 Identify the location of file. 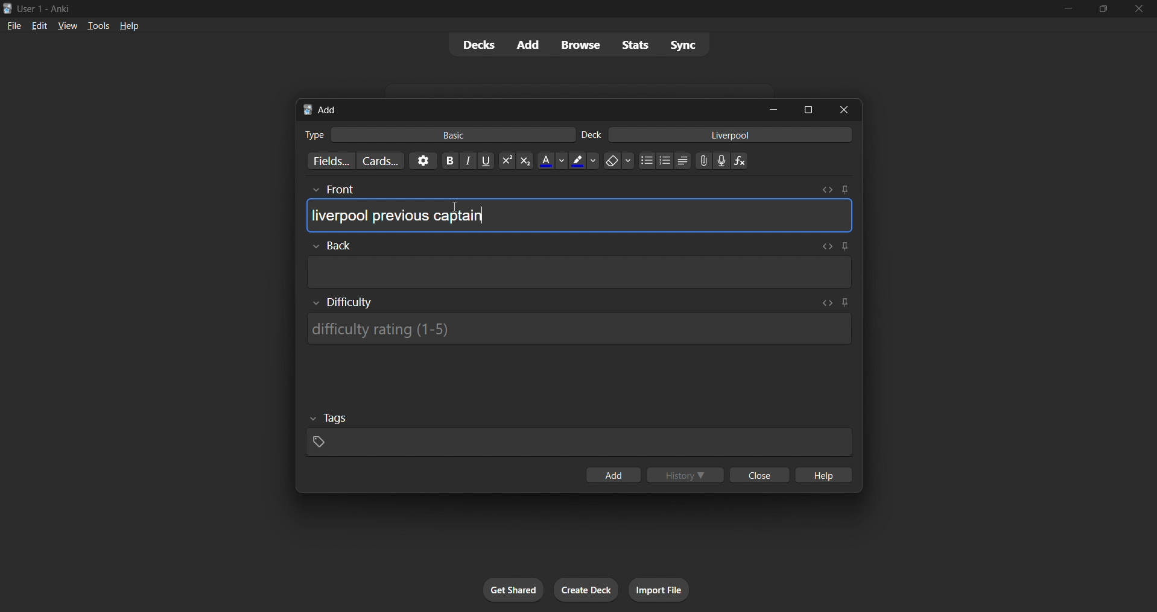
(11, 25).